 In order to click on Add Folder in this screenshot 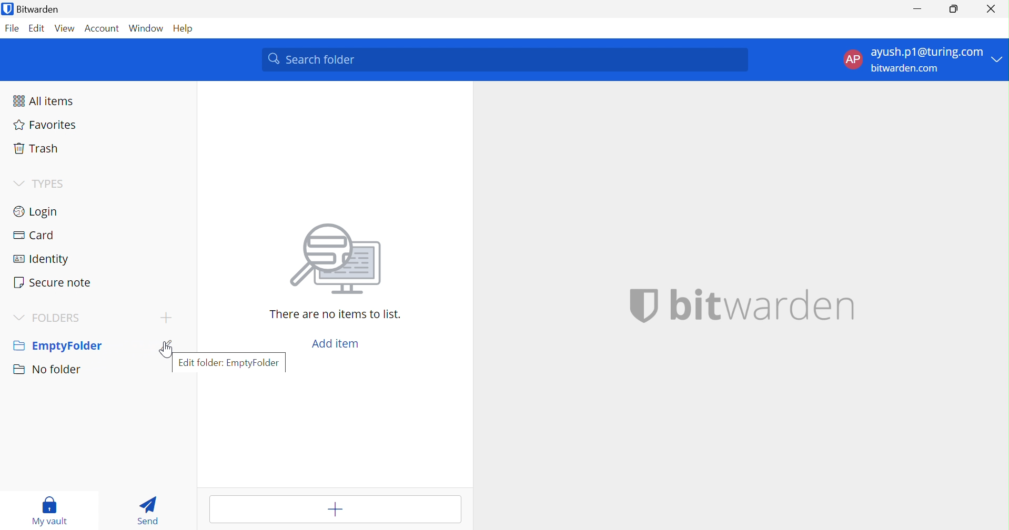, I will do `click(168, 317)`.